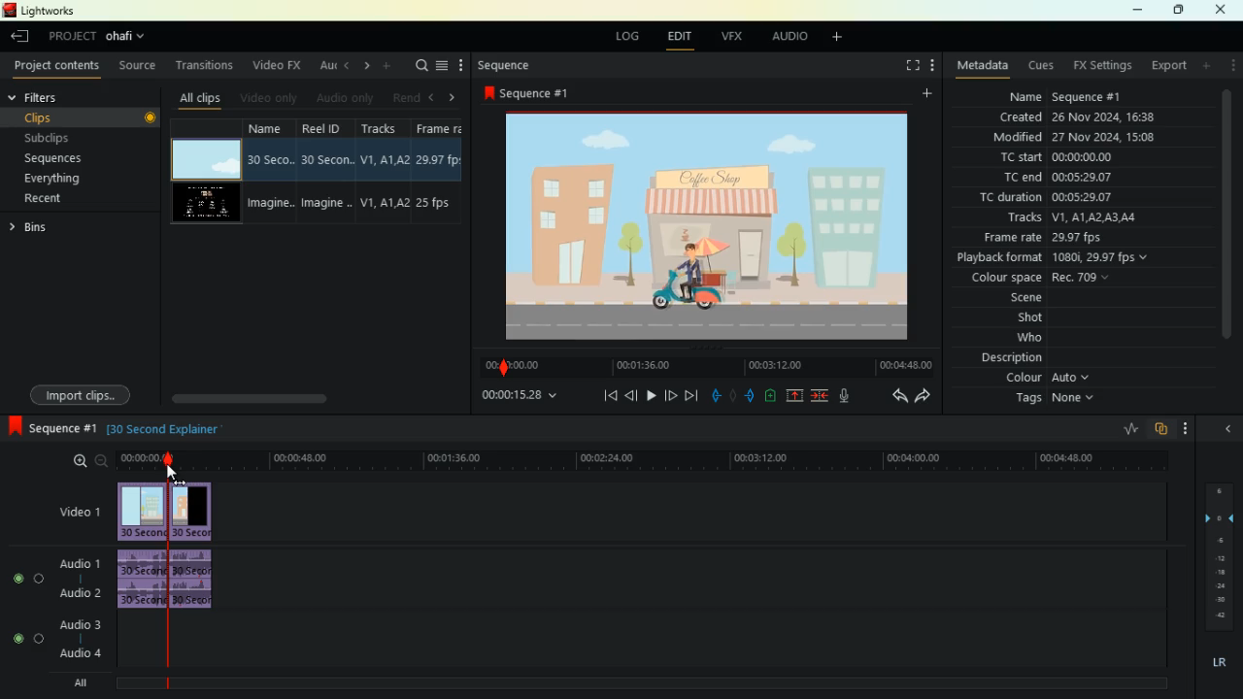 The image size is (1243, 699). I want to click on modified, so click(1021, 136).